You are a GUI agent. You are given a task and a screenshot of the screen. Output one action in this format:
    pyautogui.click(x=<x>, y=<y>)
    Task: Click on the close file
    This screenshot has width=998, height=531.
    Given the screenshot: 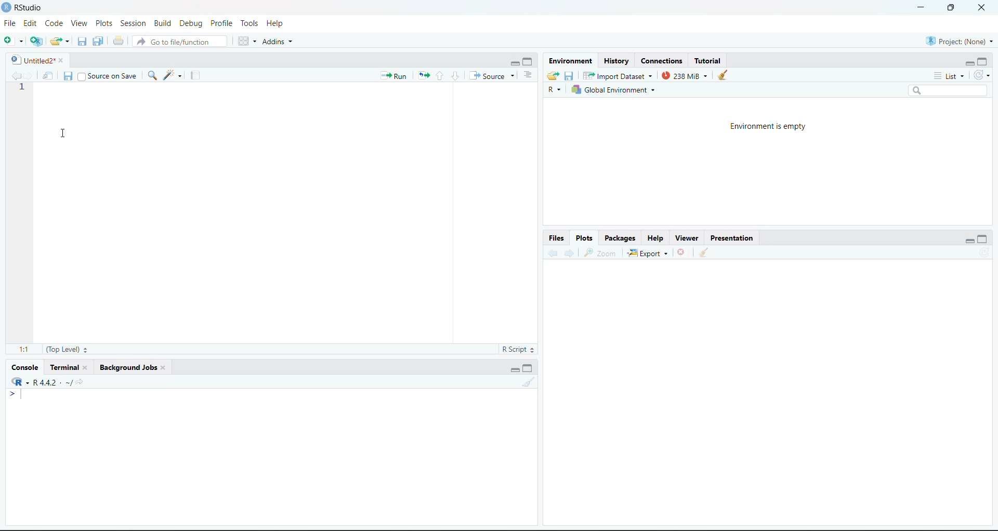 What is the action you would take?
    pyautogui.click(x=682, y=252)
    